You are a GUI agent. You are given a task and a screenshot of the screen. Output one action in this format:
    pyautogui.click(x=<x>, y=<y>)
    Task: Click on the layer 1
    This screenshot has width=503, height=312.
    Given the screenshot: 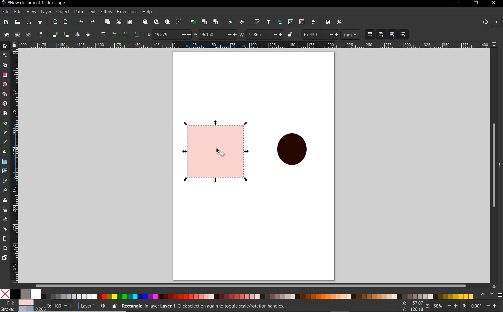 What is the action you would take?
    pyautogui.click(x=93, y=305)
    